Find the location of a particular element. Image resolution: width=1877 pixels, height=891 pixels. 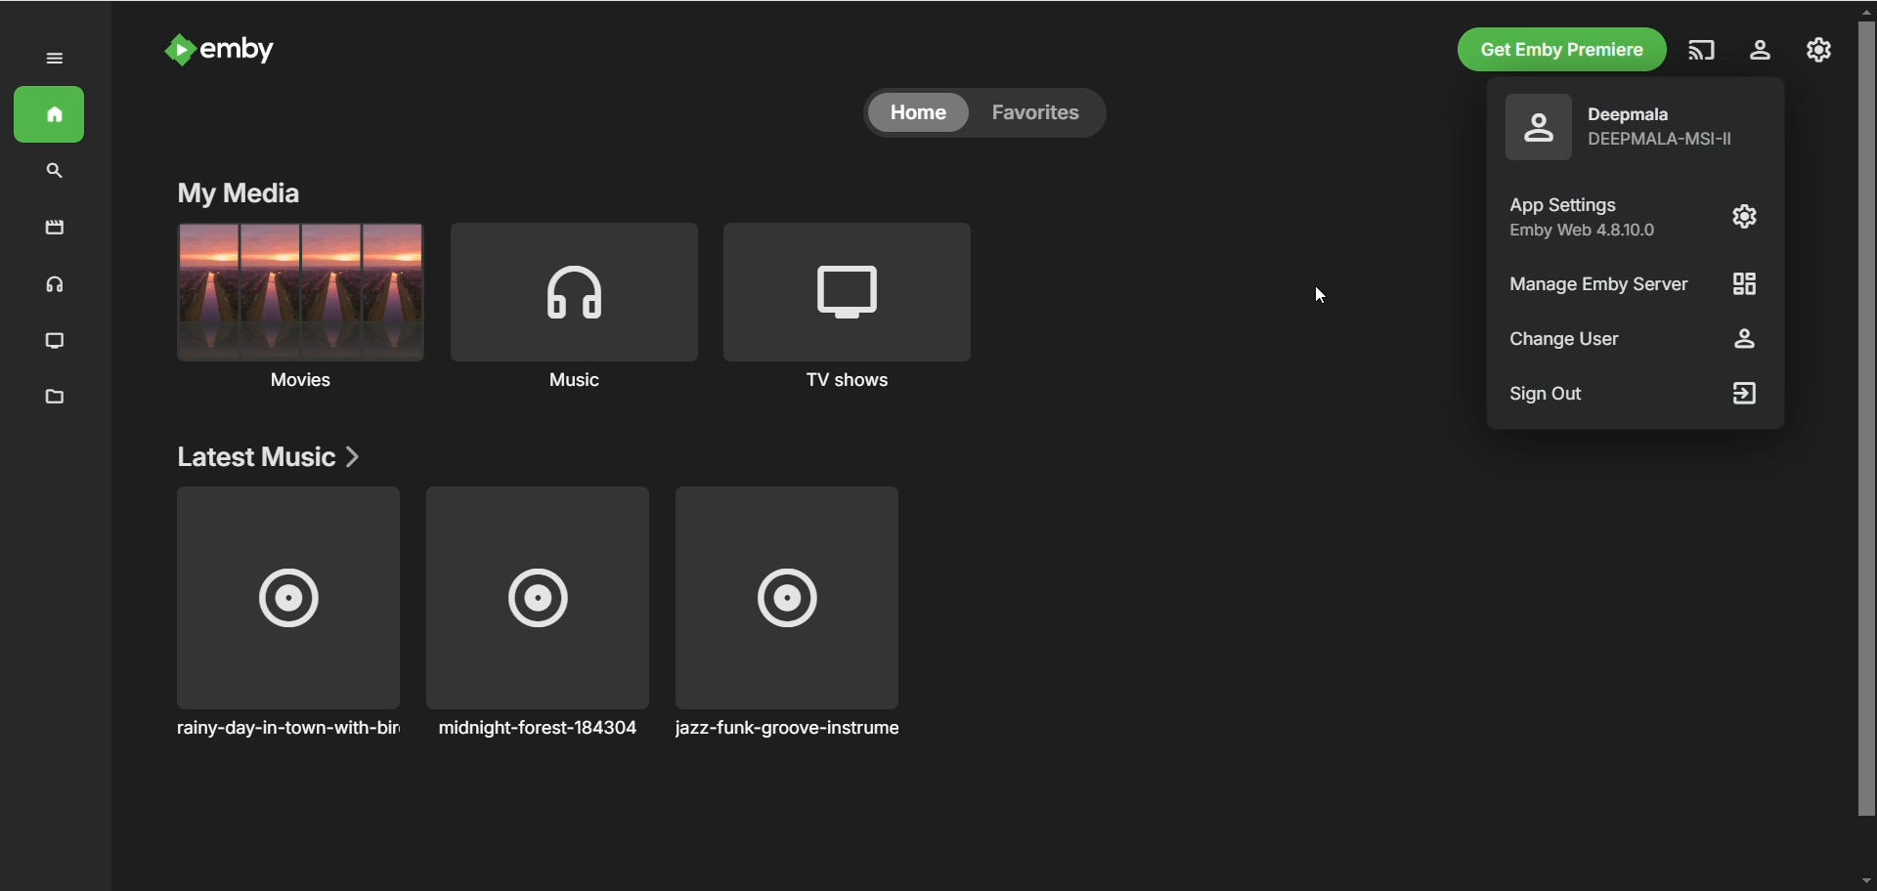

music is located at coordinates (52, 285).